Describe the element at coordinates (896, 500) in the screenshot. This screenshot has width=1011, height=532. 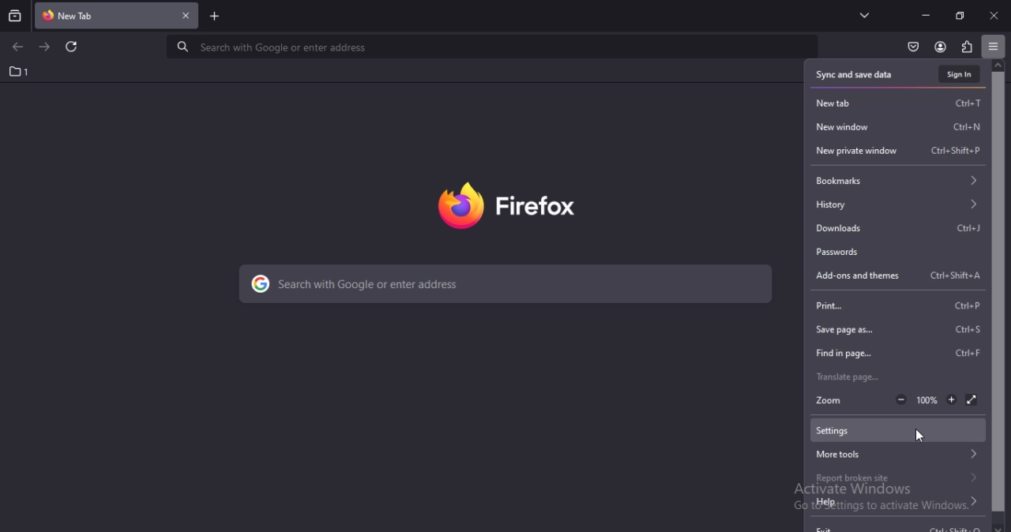
I see `help` at that location.